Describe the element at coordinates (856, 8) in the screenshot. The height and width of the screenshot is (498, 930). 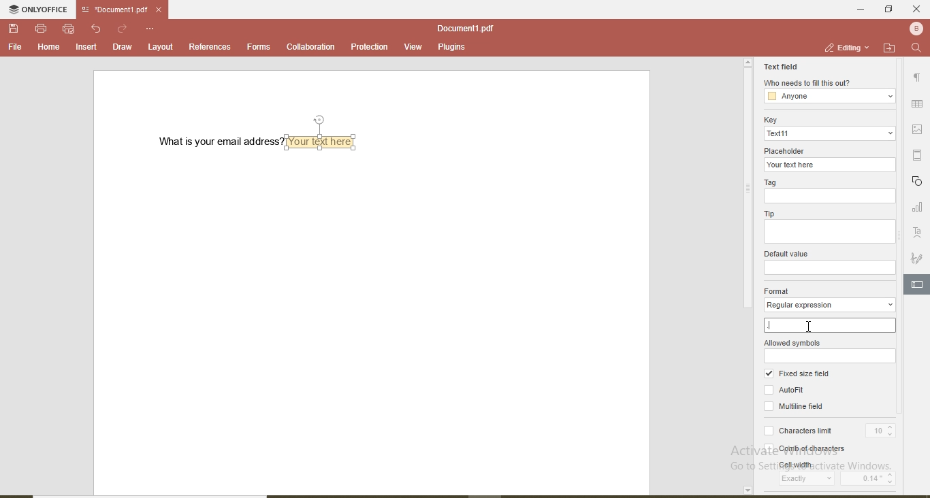
I see `minimise` at that location.